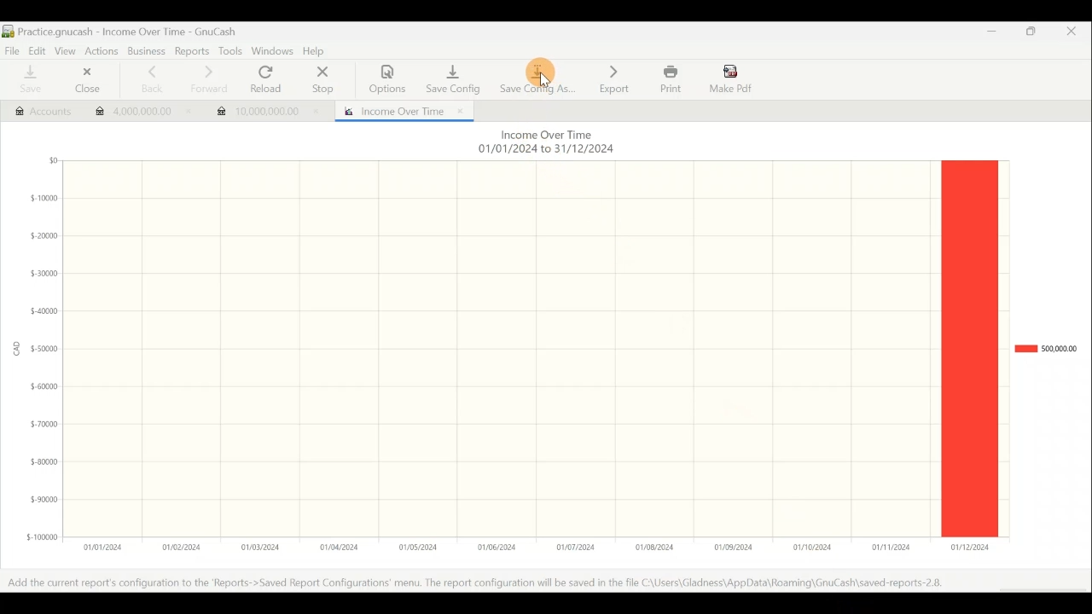  I want to click on Imported transaction 2, so click(266, 107).